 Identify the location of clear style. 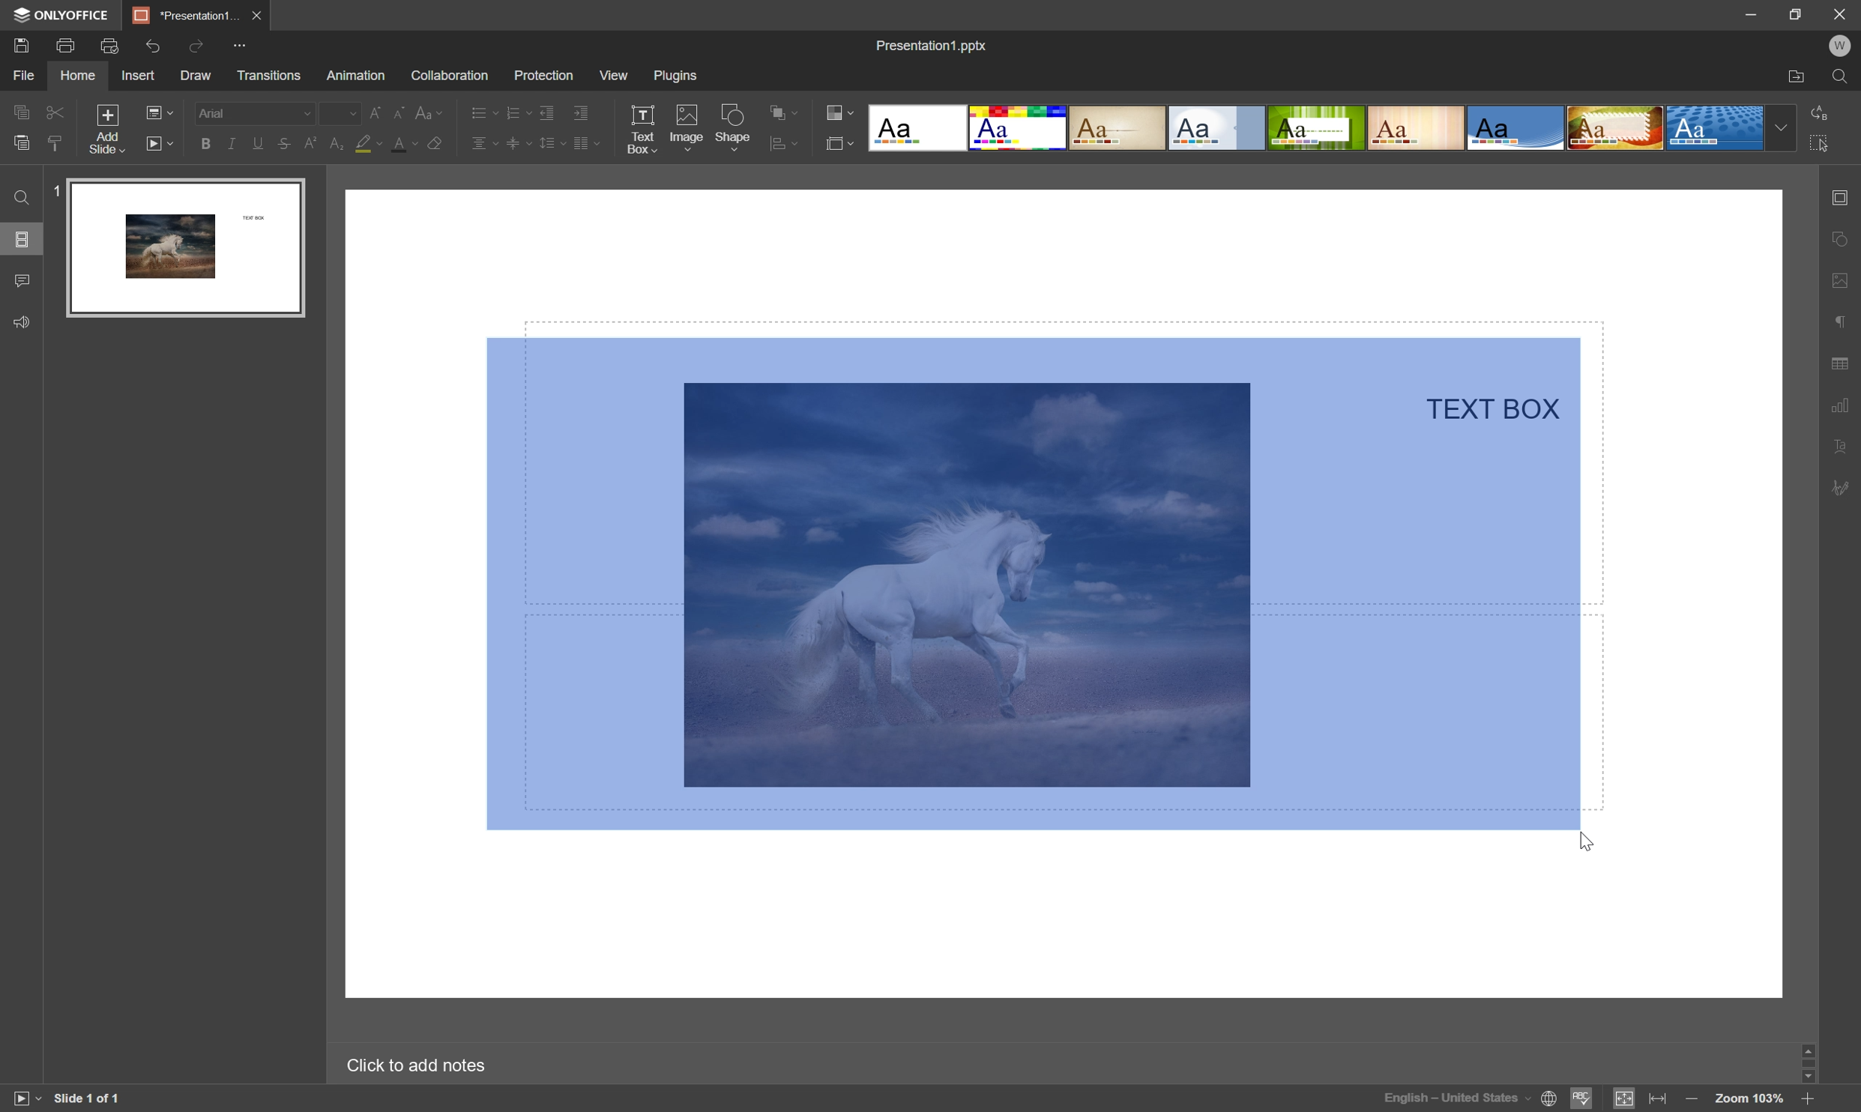
(58, 145).